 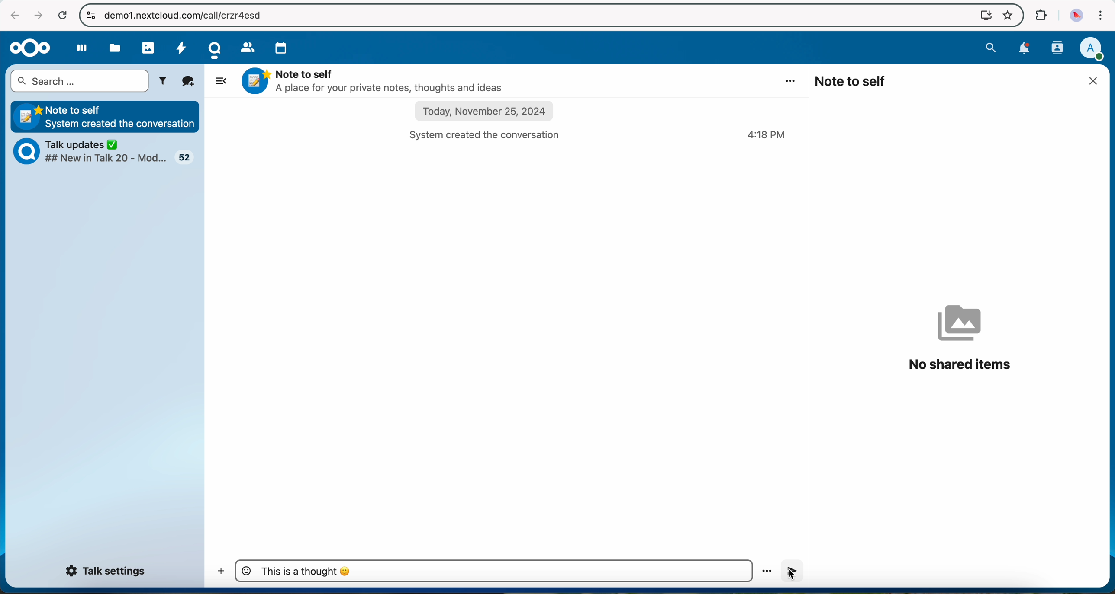 What do you see at coordinates (768, 571) in the screenshot?
I see `more options` at bounding box center [768, 571].